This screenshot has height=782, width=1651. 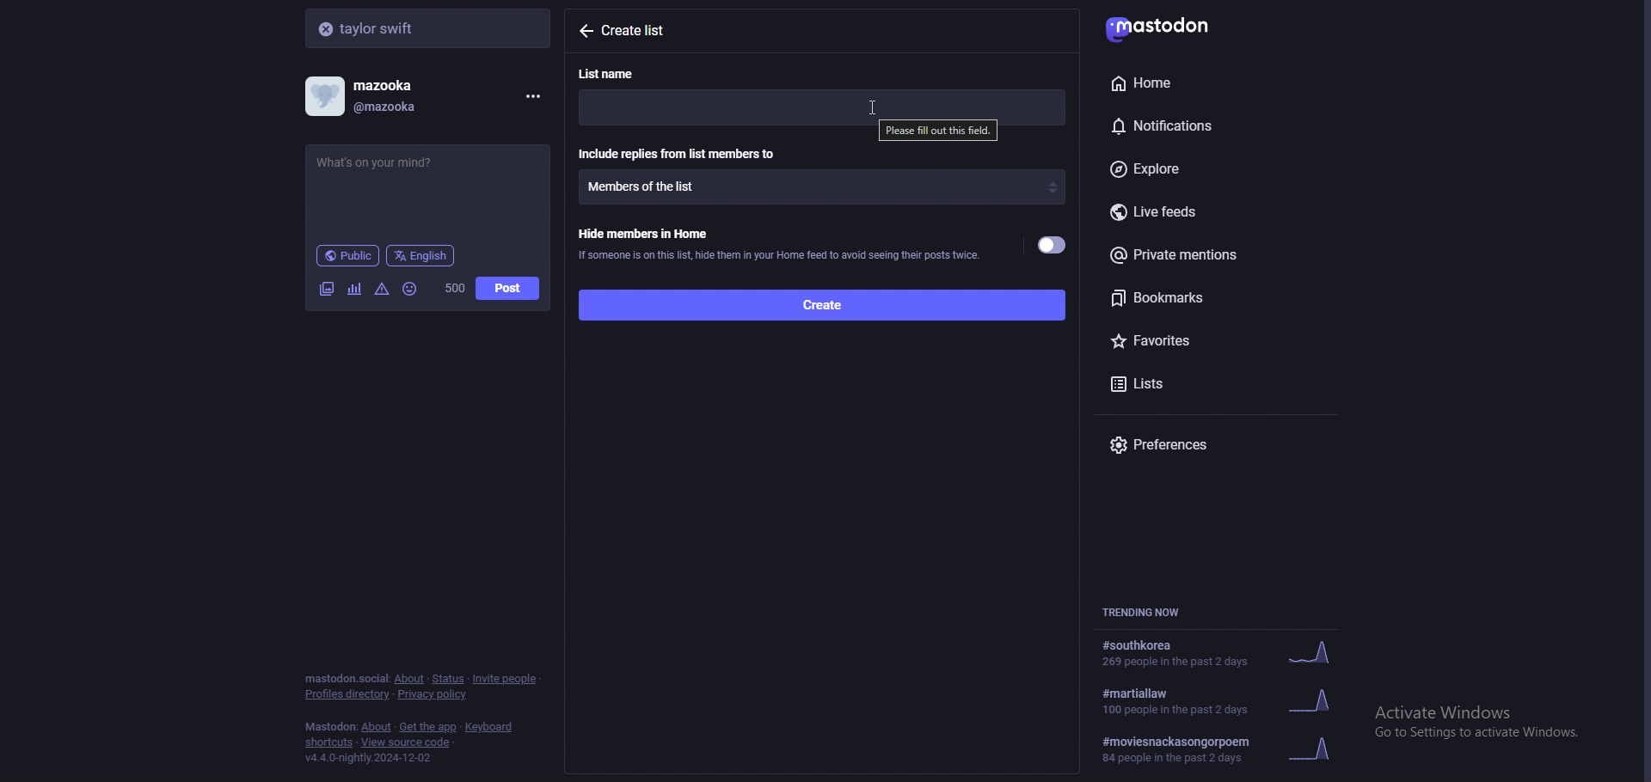 What do you see at coordinates (430, 27) in the screenshot?
I see `search bar` at bounding box center [430, 27].